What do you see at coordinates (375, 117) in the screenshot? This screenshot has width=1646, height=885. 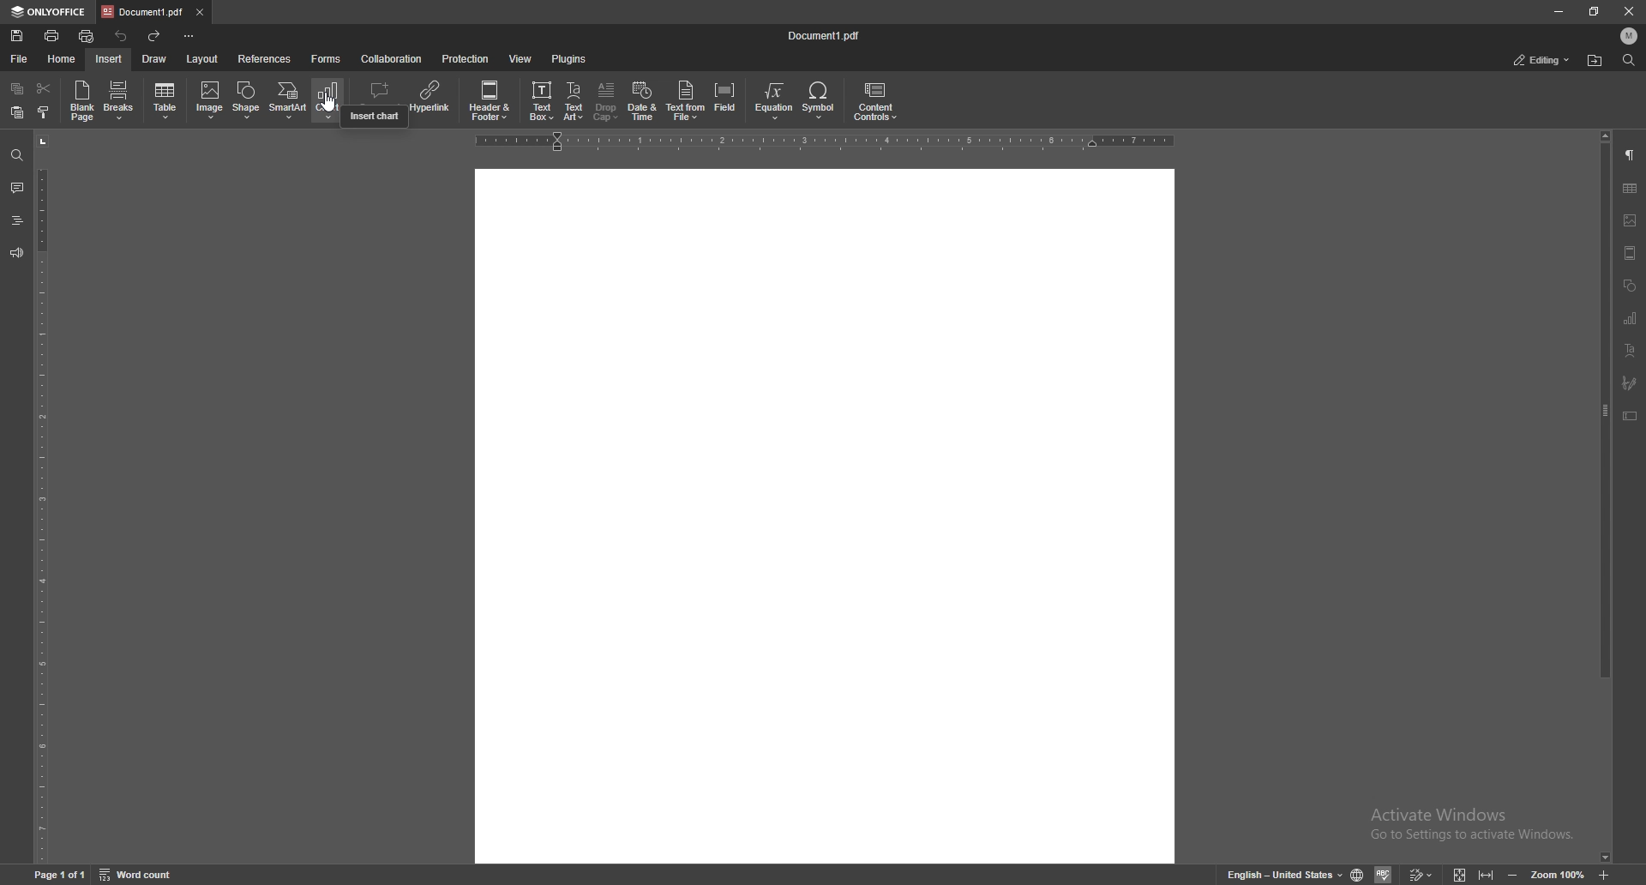 I see `cursor description` at bounding box center [375, 117].